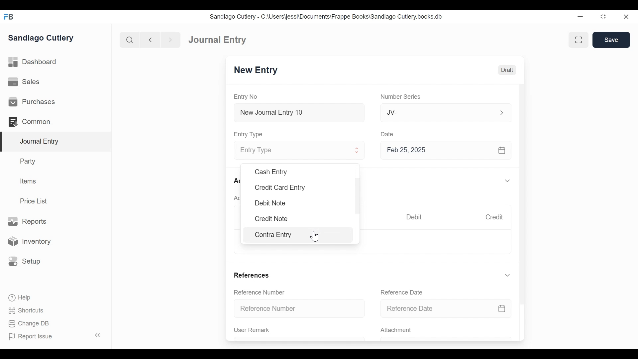  I want to click on Reference Date, so click(446, 309).